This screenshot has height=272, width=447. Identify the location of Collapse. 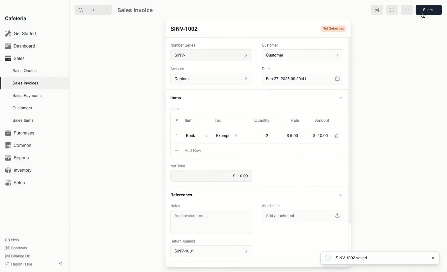
(61, 263).